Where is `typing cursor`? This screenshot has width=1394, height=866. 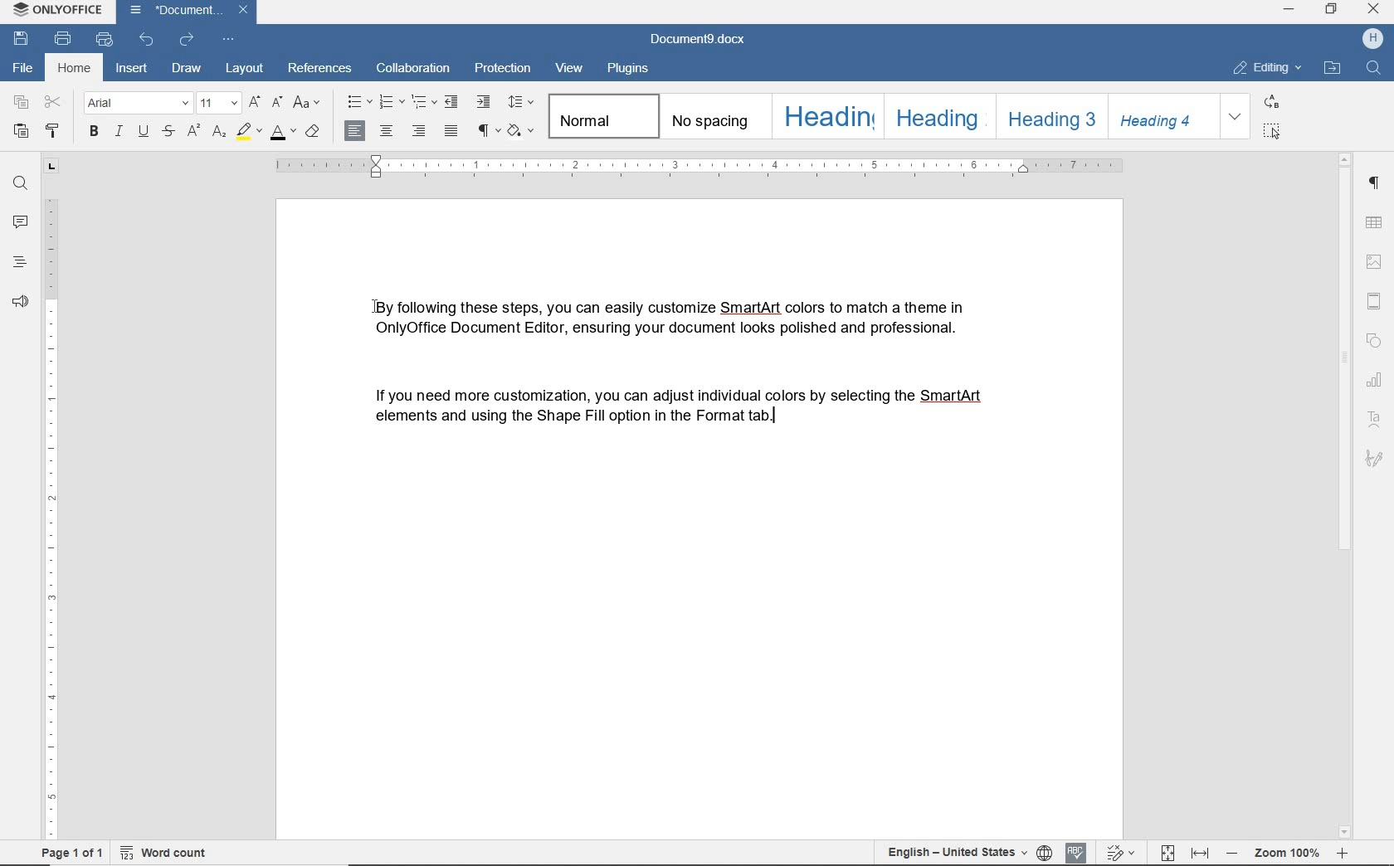 typing cursor is located at coordinates (787, 432).